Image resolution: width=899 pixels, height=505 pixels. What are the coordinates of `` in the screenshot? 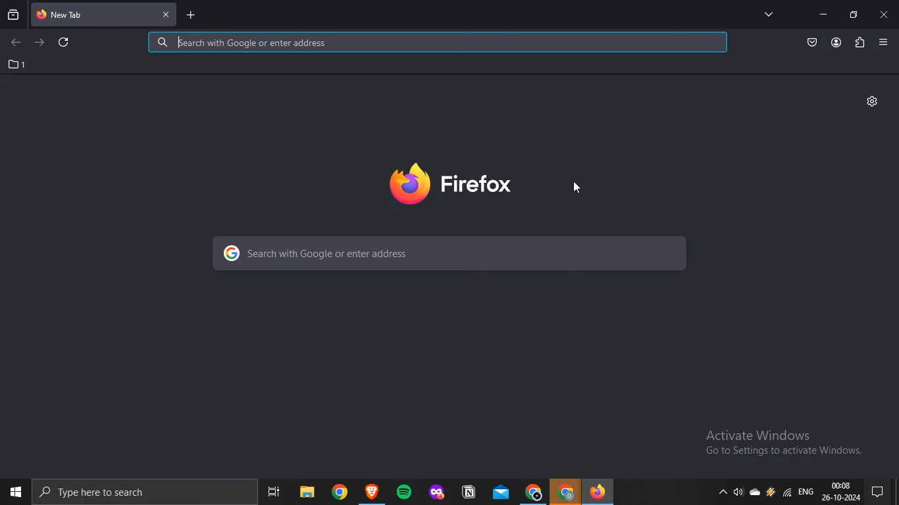 It's located at (883, 42).